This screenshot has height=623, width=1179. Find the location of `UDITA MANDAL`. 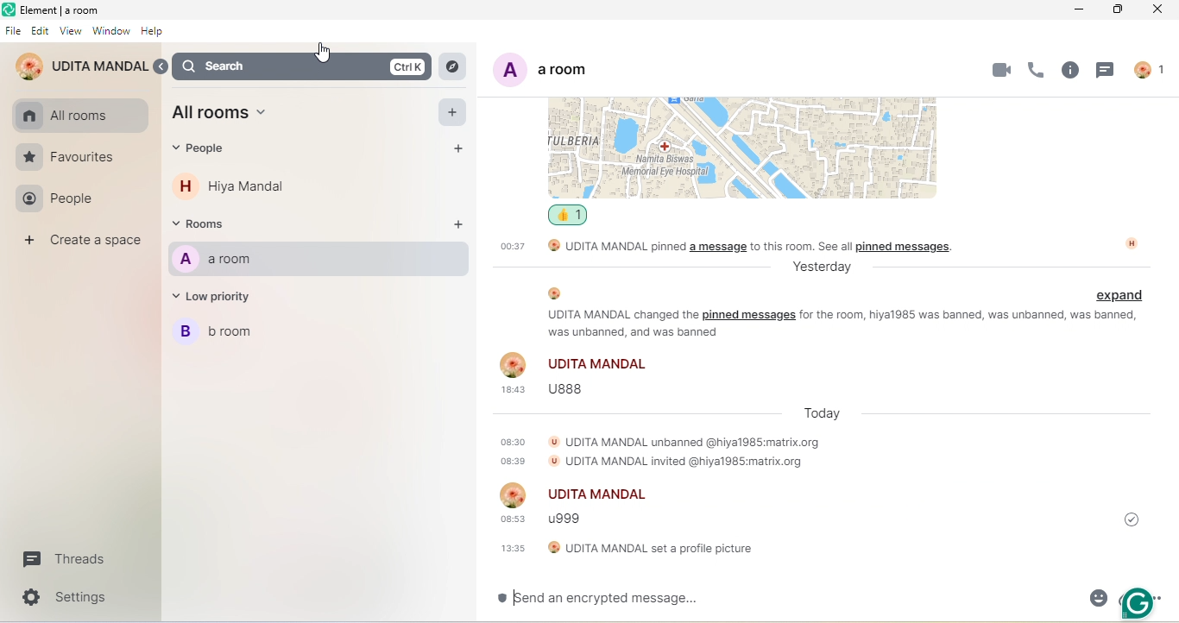

UDITA MANDAL is located at coordinates (79, 66).